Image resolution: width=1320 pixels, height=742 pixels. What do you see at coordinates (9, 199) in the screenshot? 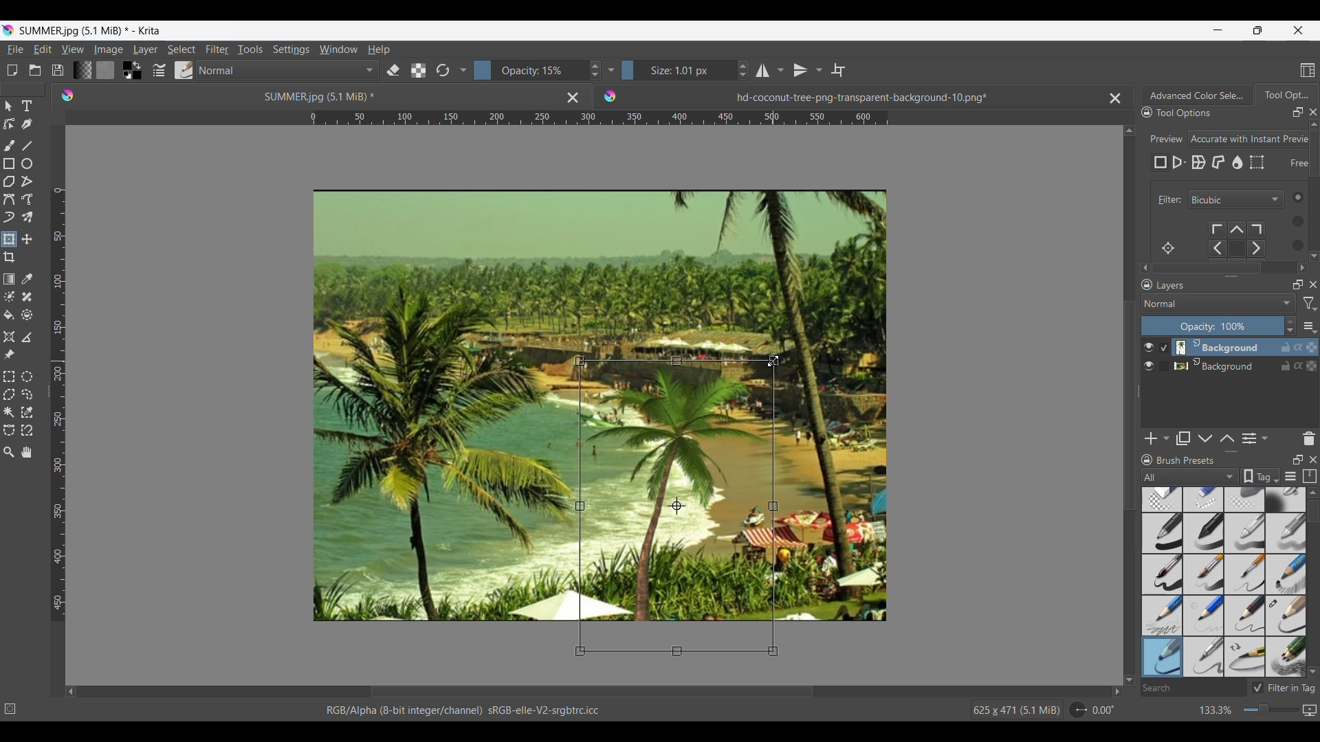
I see `Bezier curve tool` at bounding box center [9, 199].